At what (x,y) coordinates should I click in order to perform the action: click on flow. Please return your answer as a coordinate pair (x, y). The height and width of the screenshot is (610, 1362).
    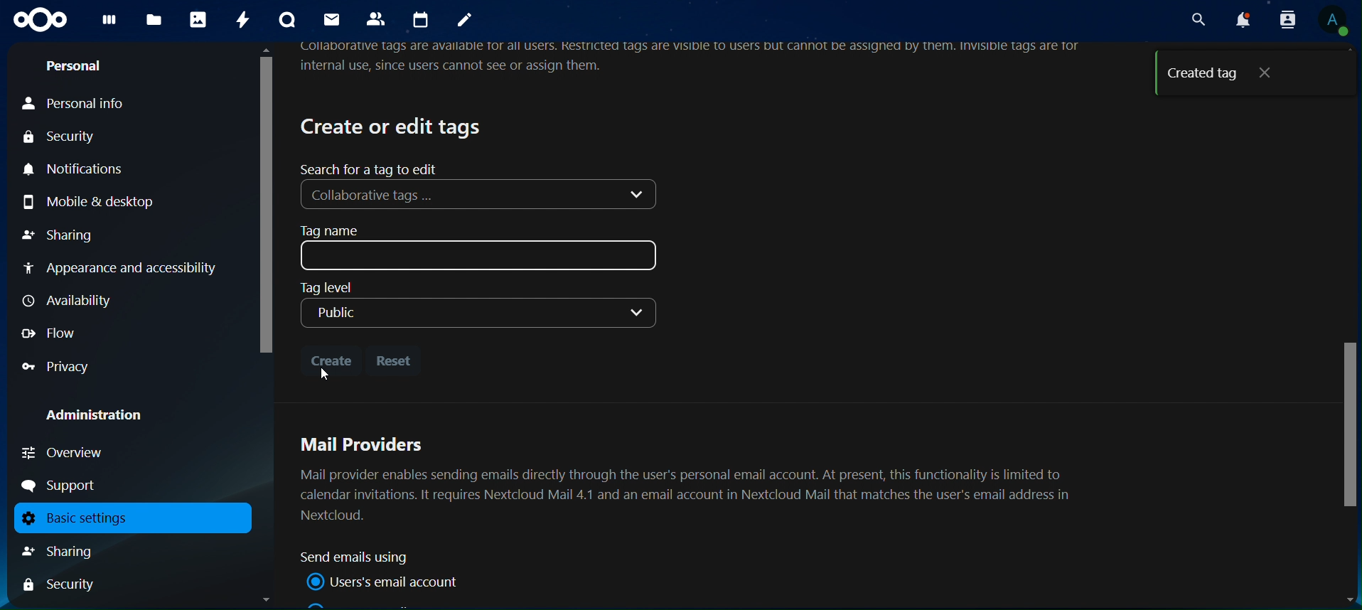
    Looking at the image, I should click on (51, 333).